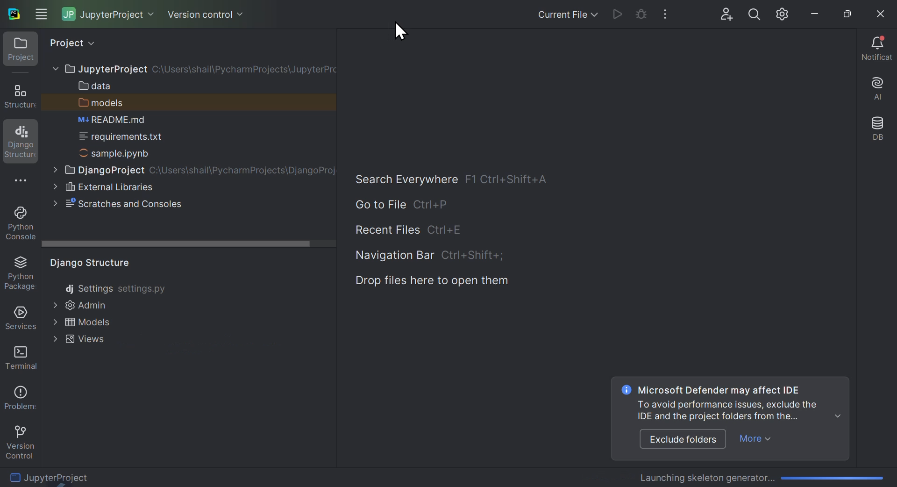  I want to click on Models, so click(102, 102).